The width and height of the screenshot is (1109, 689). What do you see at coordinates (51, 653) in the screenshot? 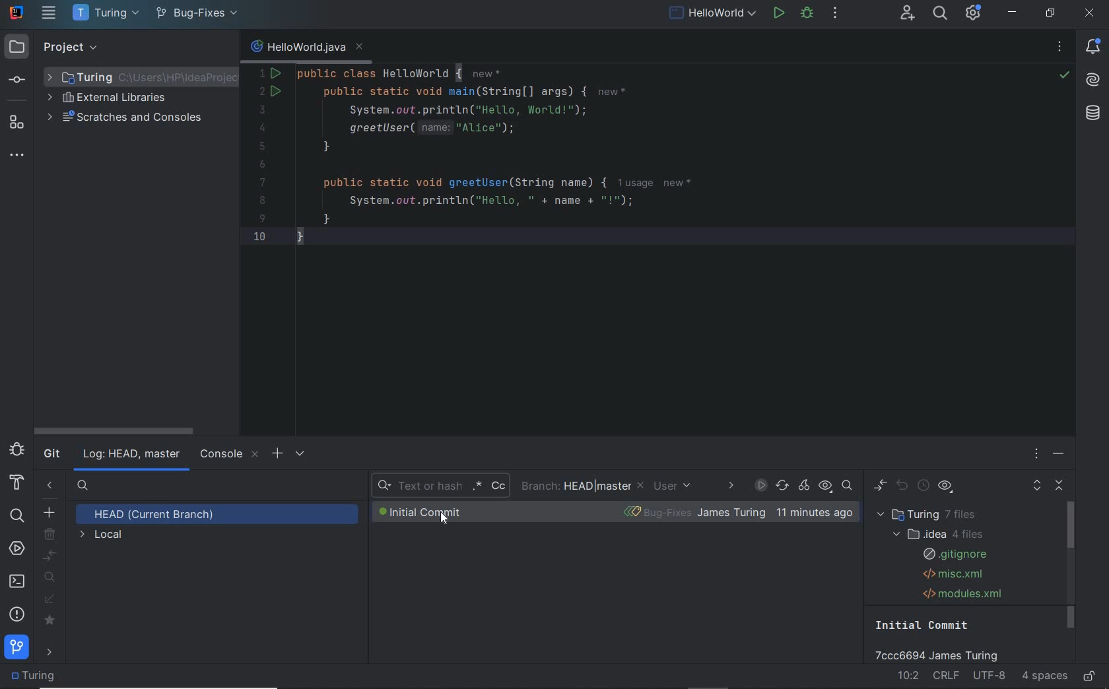
I see `navigate` at bounding box center [51, 653].